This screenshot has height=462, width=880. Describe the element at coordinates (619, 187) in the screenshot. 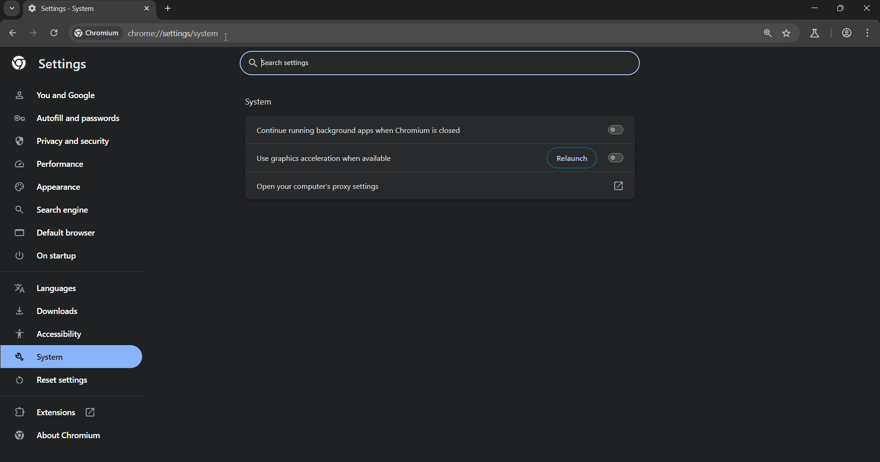

I see `Open in new tab` at that location.